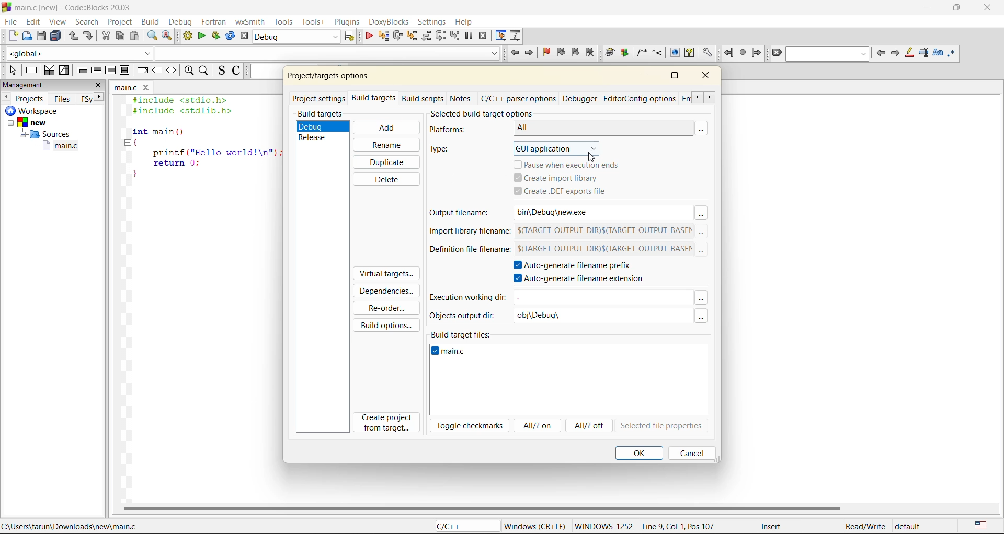 This screenshot has width=1004, height=534. Describe the element at coordinates (544, 316) in the screenshot. I see `obj\Debug\` at that location.